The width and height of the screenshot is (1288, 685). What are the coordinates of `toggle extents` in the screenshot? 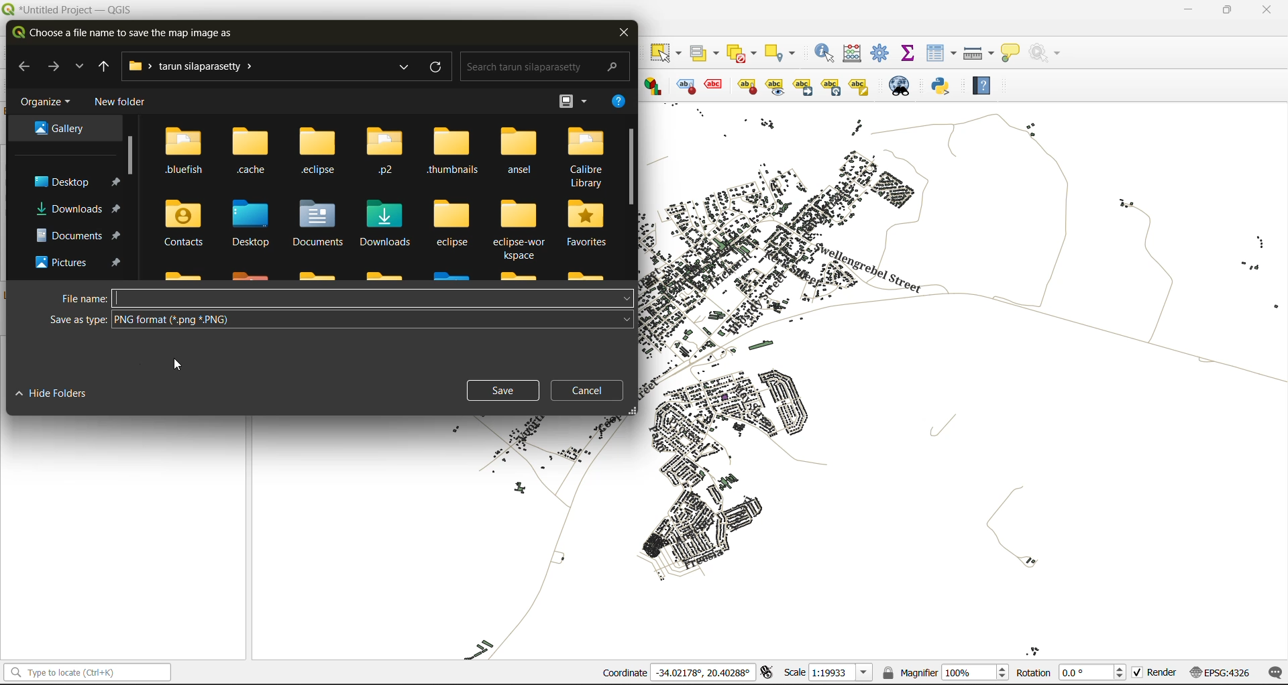 It's located at (765, 673).